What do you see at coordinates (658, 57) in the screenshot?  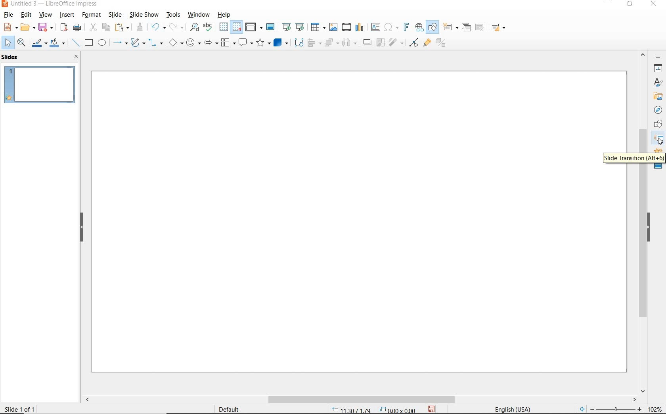 I see `SIDEBAR SETTINGS` at bounding box center [658, 57].